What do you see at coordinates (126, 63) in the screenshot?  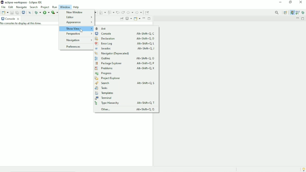 I see `Package Explorer` at bounding box center [126, 63].